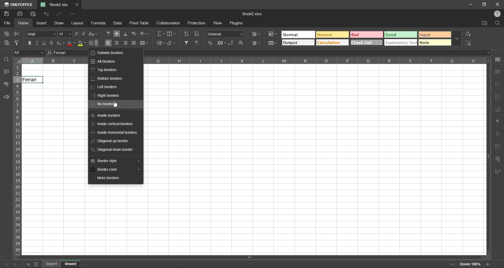  Describe the element at coordinates (107, 95) in the screenshot. I see `right borders` at that location.